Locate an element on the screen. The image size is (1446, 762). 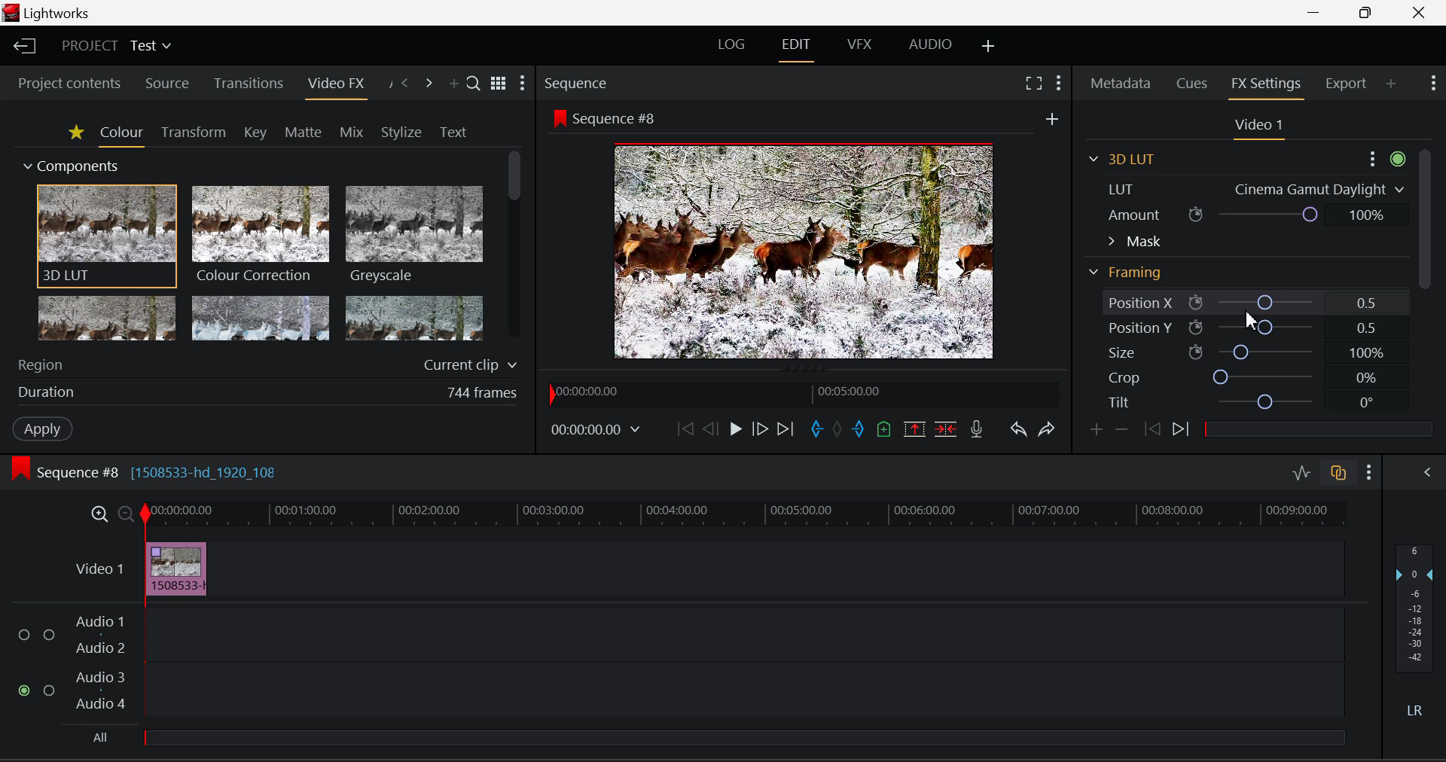
Region is located at coordinates (265, 364).